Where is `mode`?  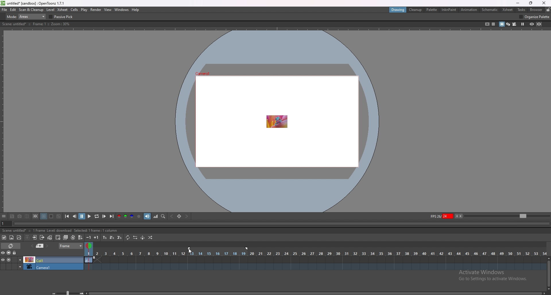
mode is located at coordinates (26, 16).